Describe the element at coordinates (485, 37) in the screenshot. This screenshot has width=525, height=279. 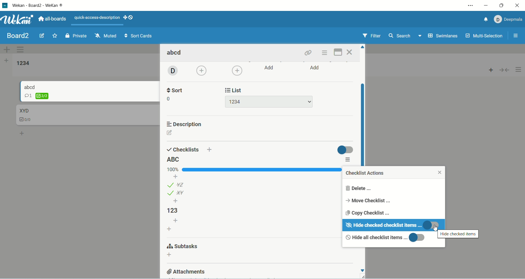
I see `multi-selection` at that location.